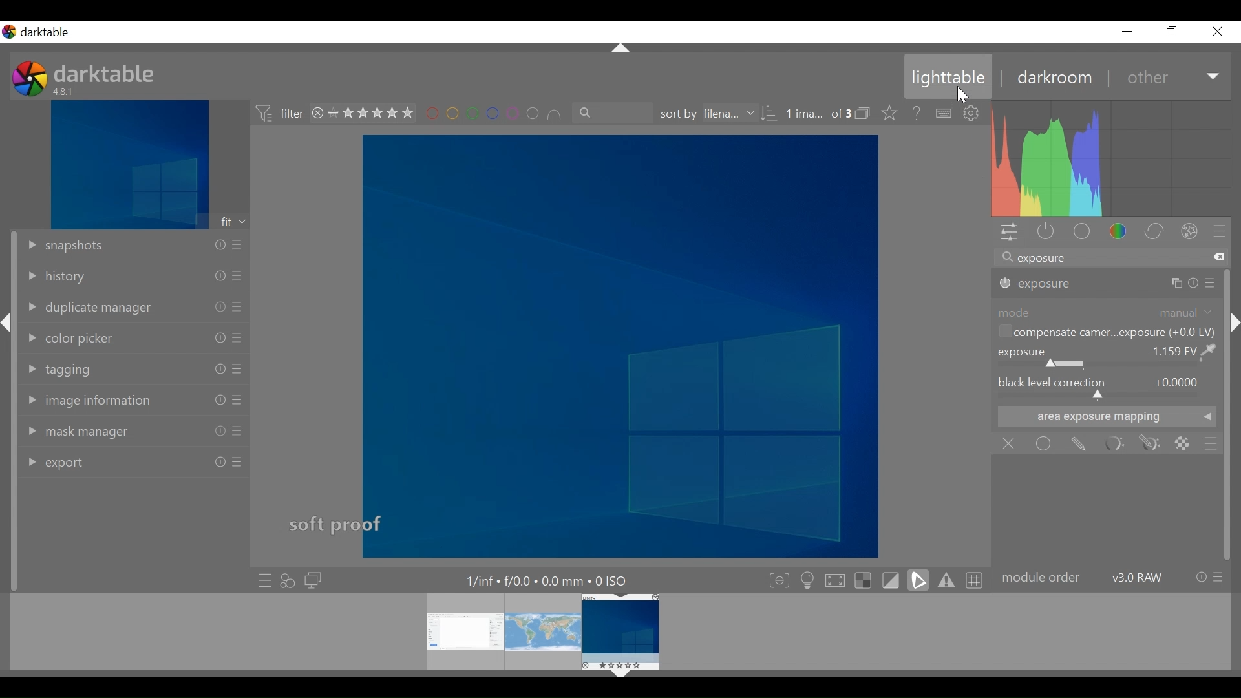 The image size is (1241, 698). What do you see at coordinates (239, 307) in the screenshot?
I see `presets` at bounding box center [239, 307].